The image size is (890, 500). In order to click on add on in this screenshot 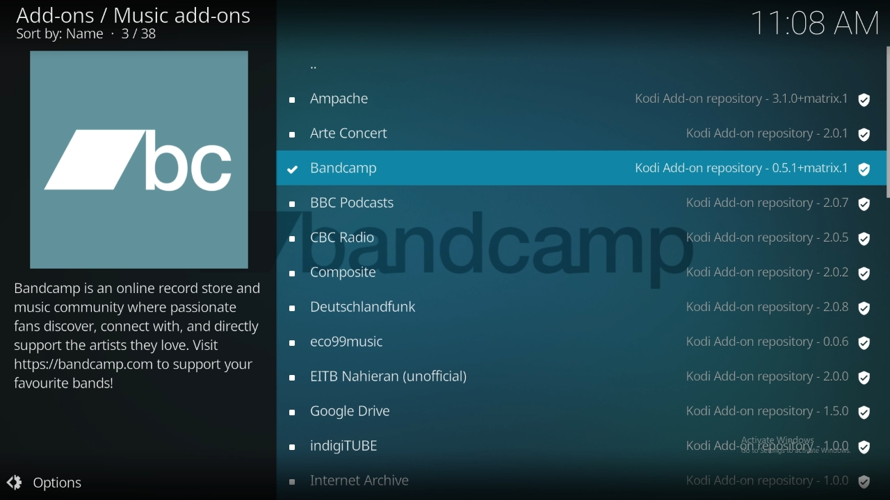, I will do `click(579, 376)`.